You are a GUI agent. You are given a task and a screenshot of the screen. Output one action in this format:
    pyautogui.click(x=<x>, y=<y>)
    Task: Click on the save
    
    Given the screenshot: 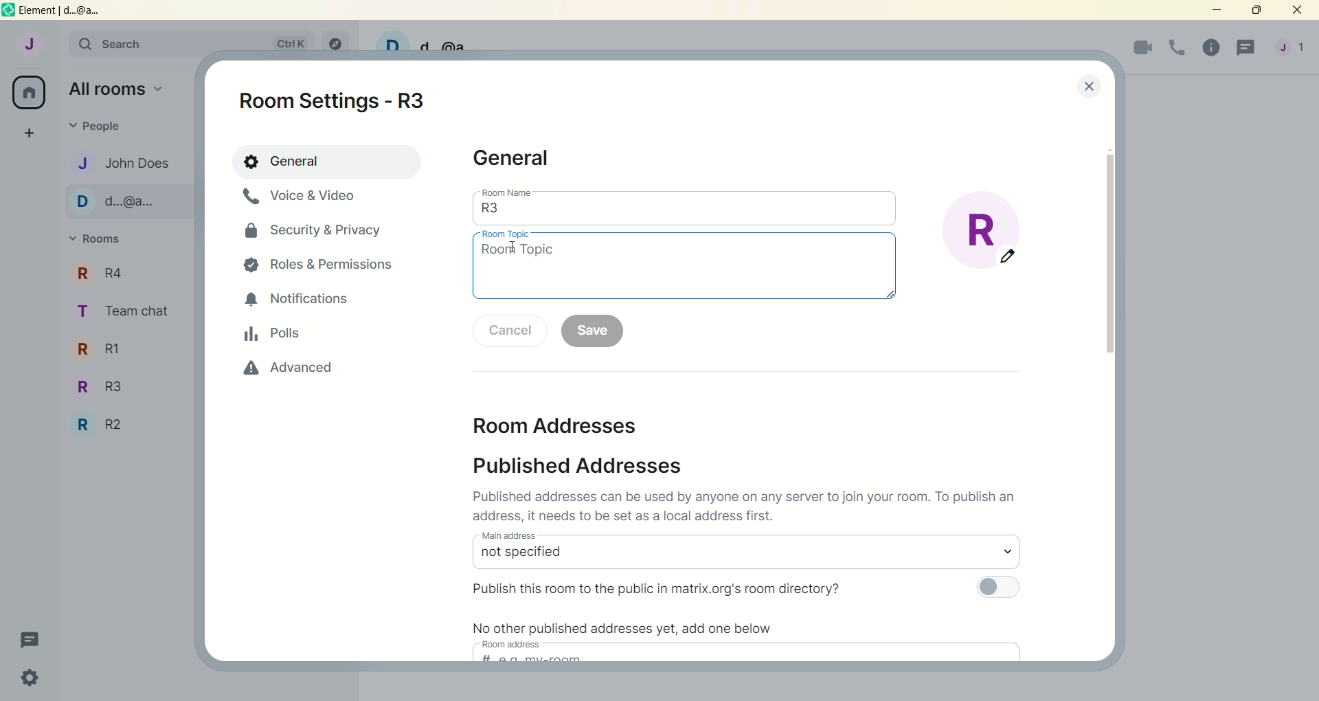 What is the action you would take?
    pyautogui.click(x=592, y=331)
    